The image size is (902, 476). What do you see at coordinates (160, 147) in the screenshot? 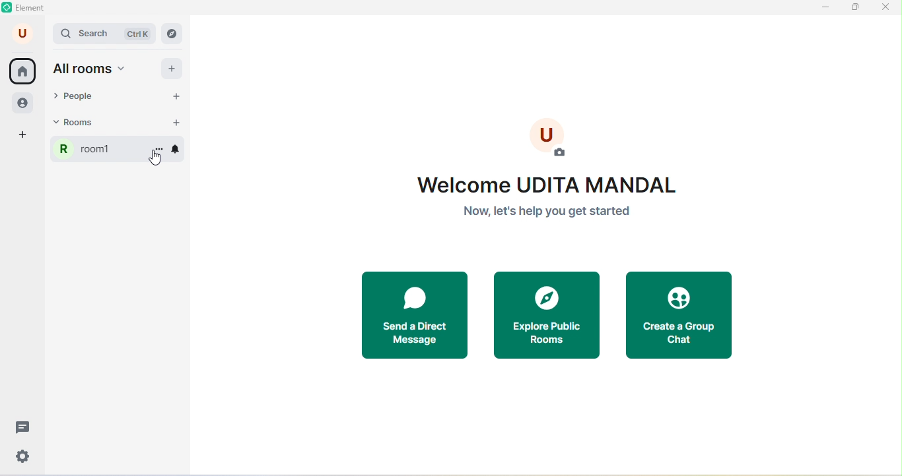
I see `options` at bounding box center [160, 147].